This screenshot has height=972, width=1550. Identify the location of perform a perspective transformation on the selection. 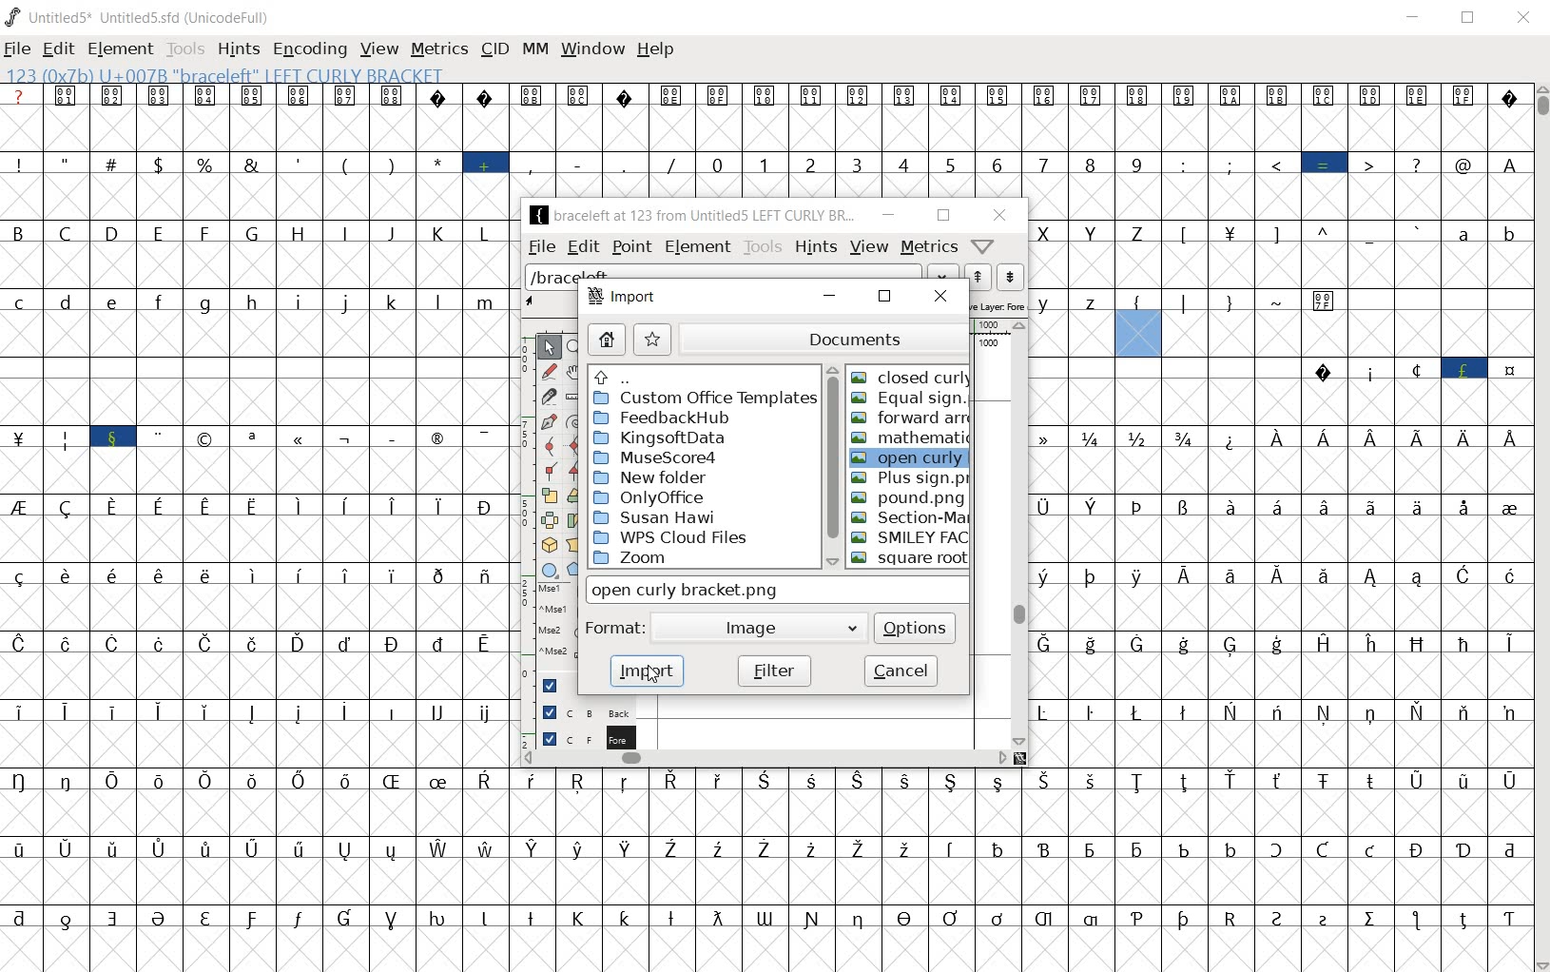
(575, 544).